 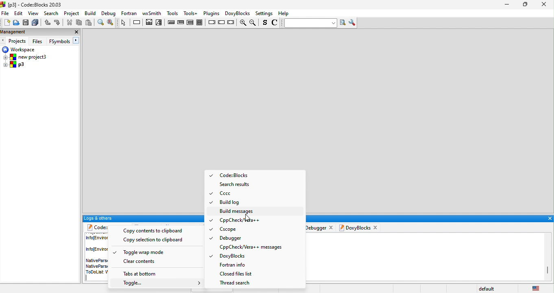 What do you see at coordinates (16, 23) in the screenshot?
I see `open` at bounding box center [16, 23].